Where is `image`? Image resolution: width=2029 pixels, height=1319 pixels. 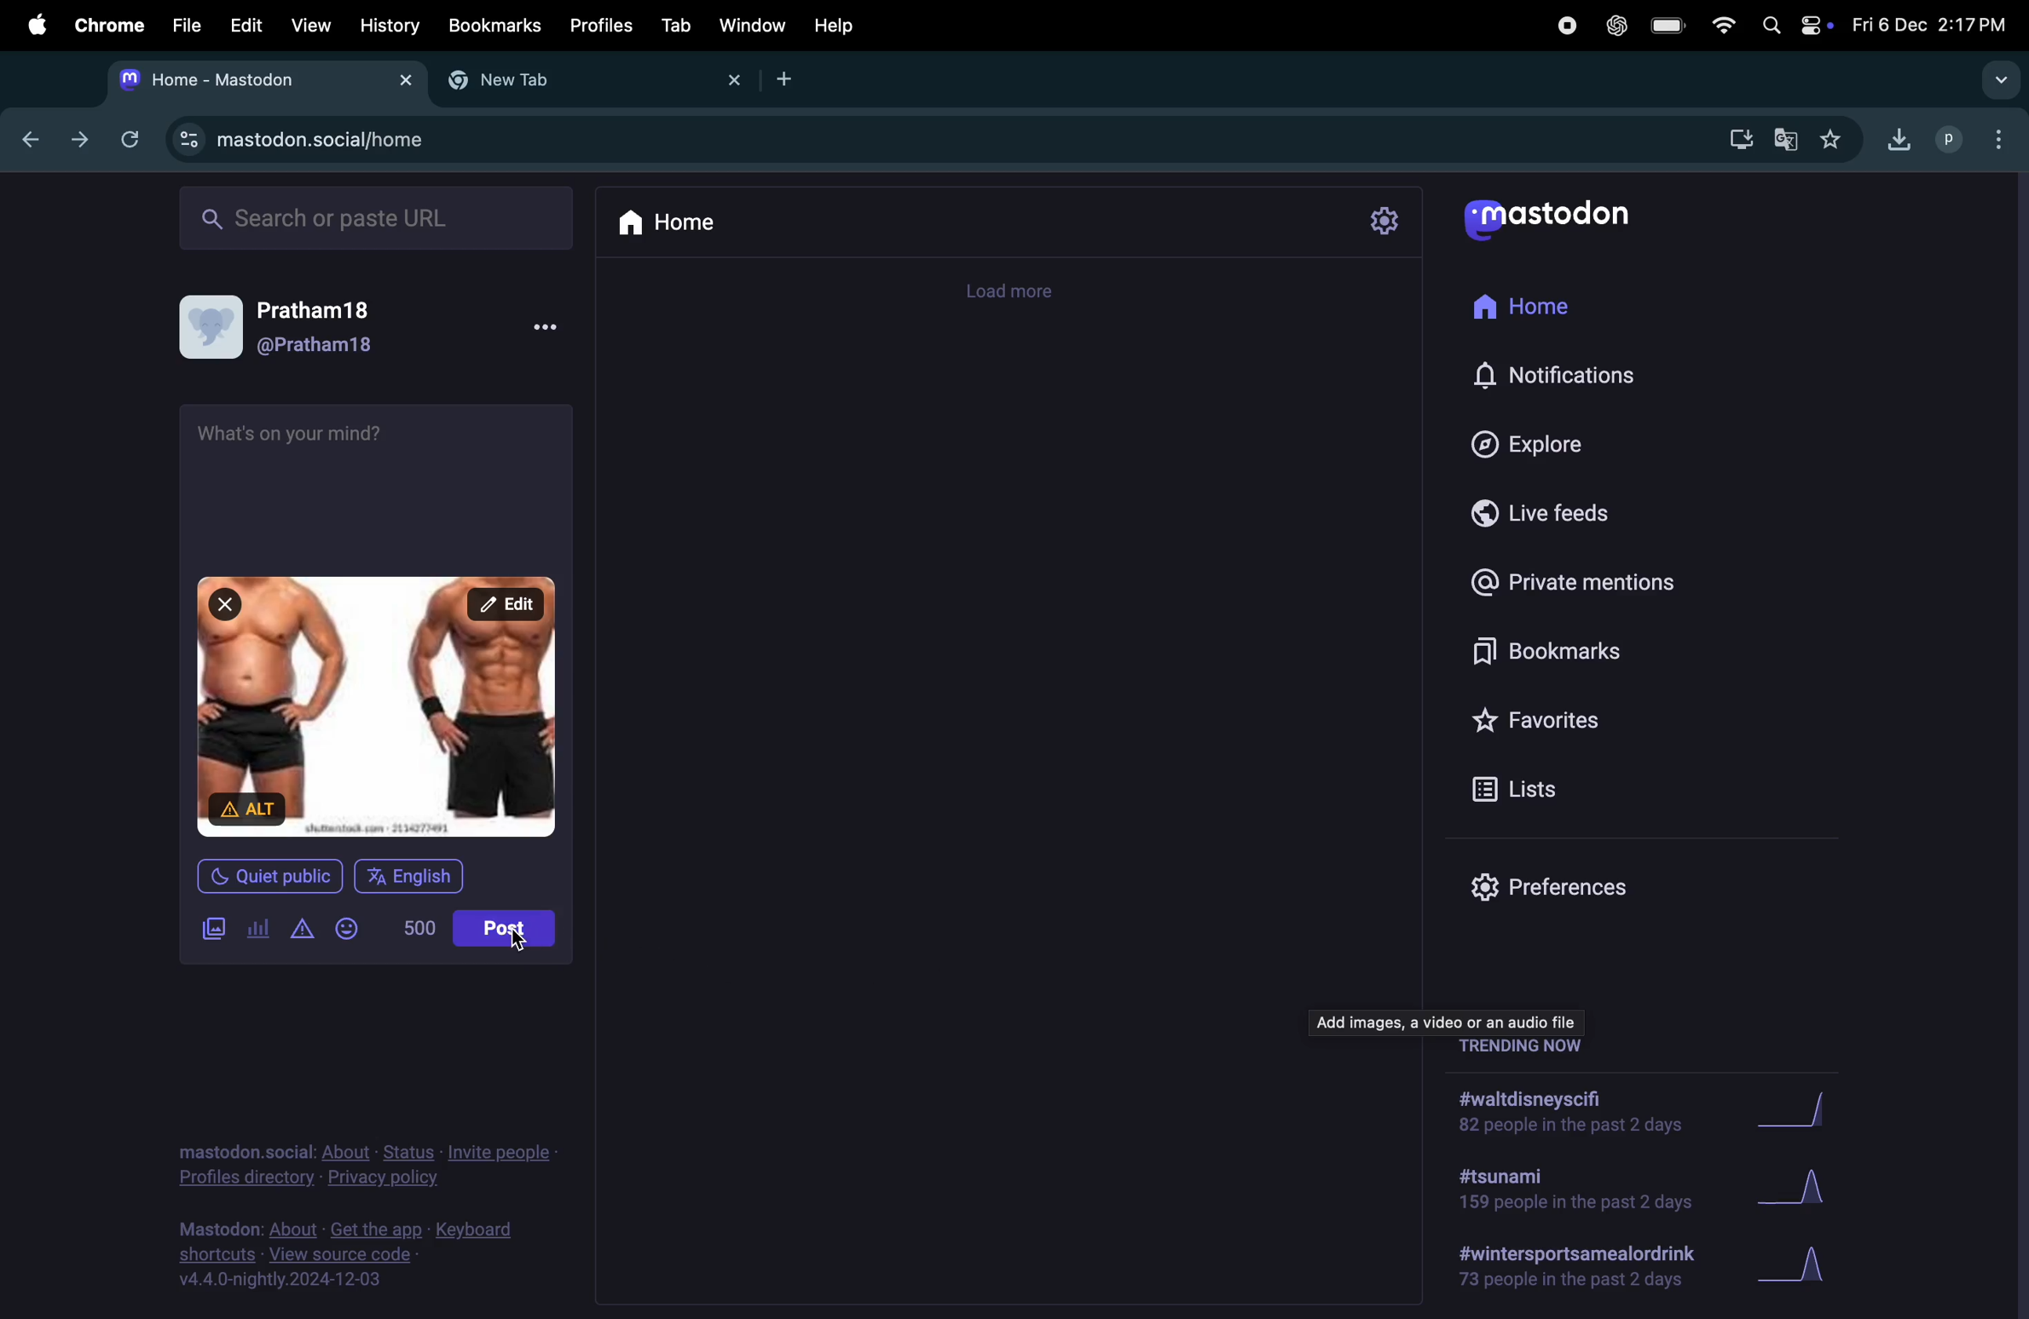
image is located at coordinates (381, 707).